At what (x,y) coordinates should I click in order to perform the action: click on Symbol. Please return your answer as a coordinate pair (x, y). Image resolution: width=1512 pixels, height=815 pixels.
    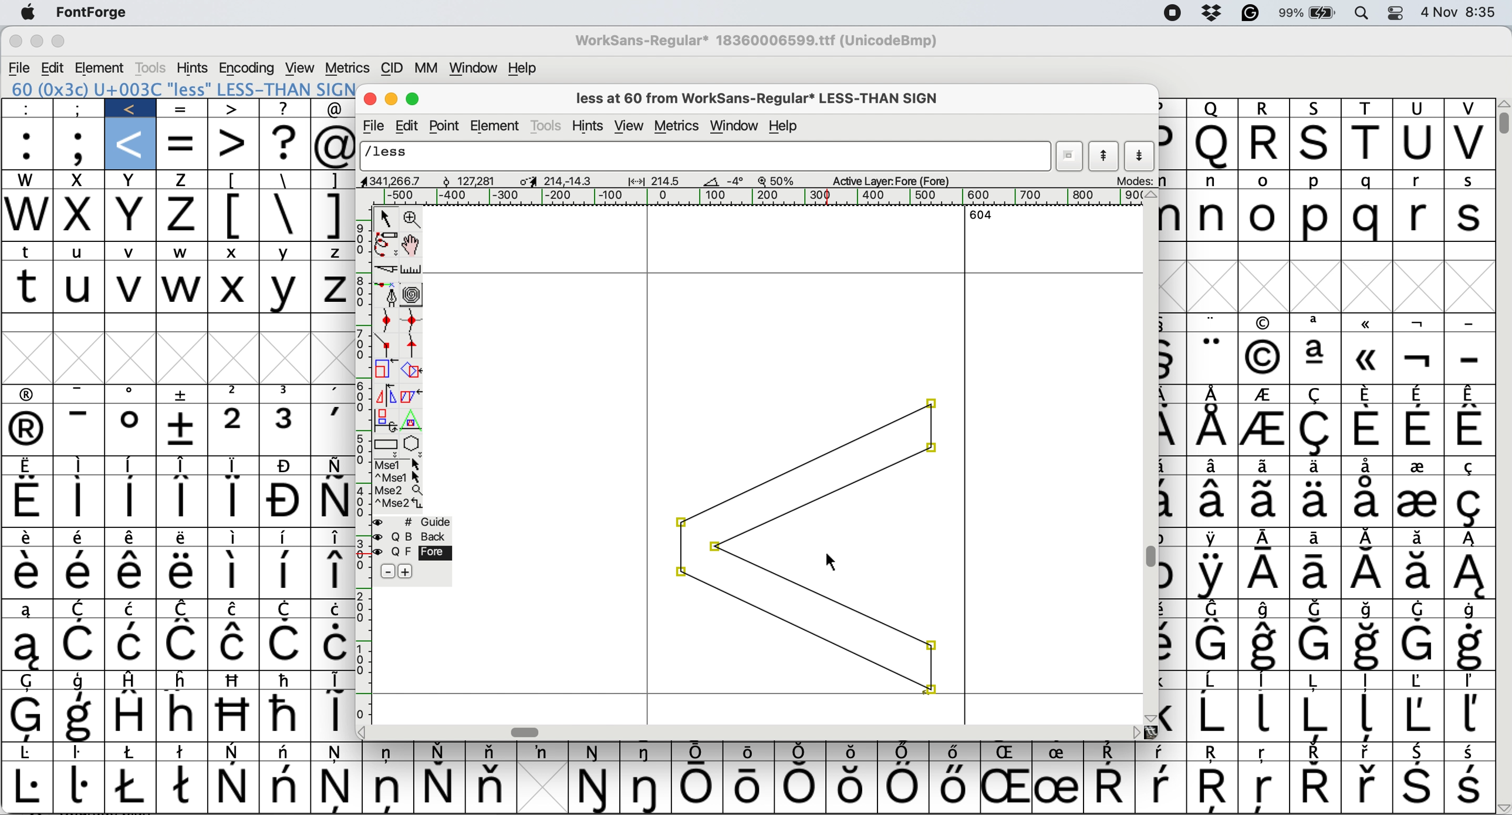
    Looking at the image, I should click on (333, 500).